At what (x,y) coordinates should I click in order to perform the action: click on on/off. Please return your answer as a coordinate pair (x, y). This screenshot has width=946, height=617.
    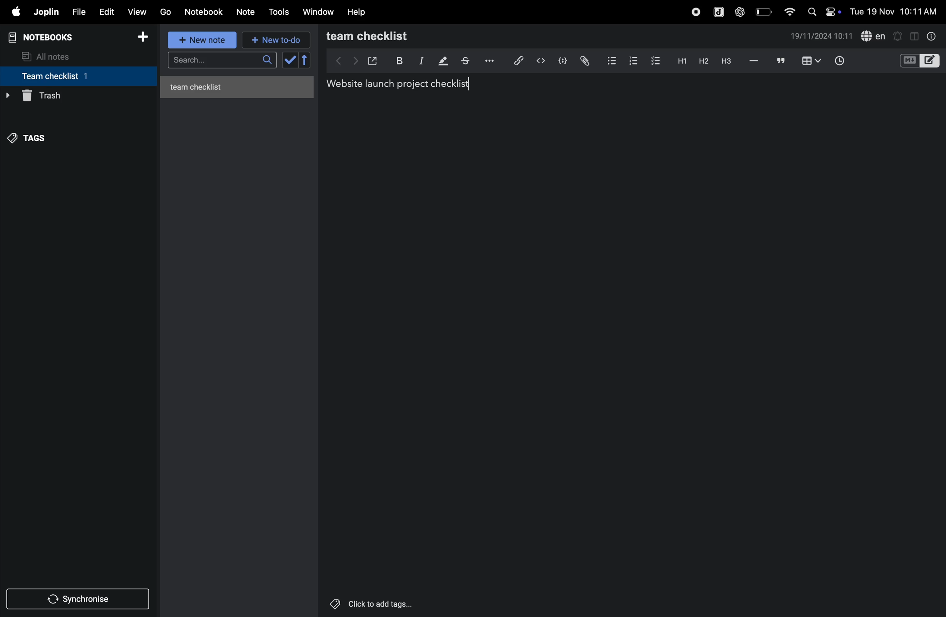
    Looking at the image, I should click on (835, 12).